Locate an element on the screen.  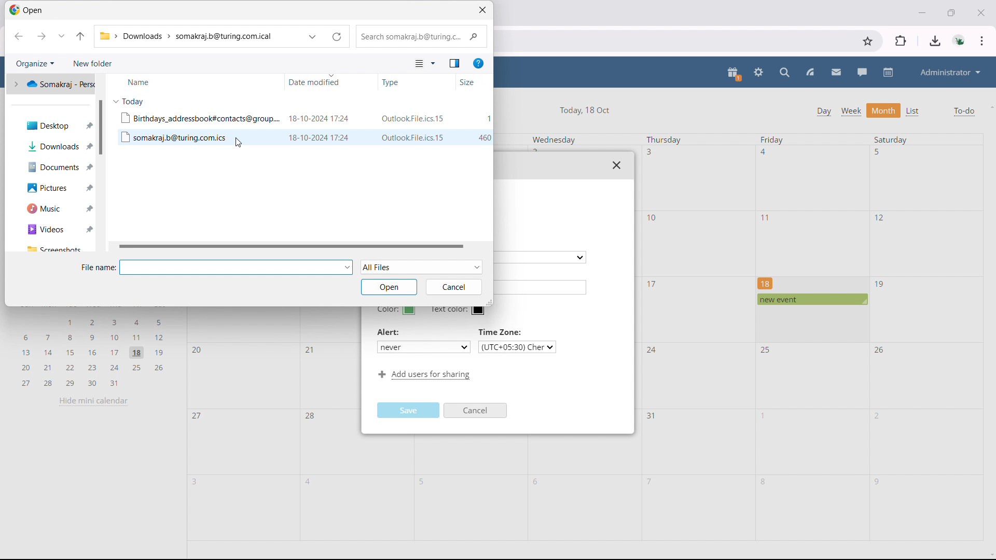
close is located at coordinates (617, 165).